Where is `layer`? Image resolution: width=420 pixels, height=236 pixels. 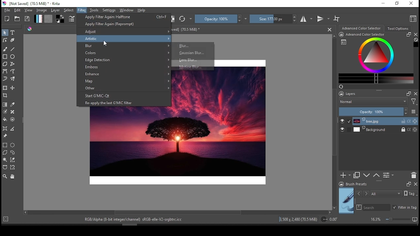 layer is located at coordinates (55, 10).